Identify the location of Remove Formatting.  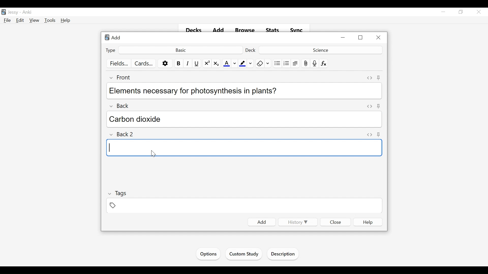
(260, 63).